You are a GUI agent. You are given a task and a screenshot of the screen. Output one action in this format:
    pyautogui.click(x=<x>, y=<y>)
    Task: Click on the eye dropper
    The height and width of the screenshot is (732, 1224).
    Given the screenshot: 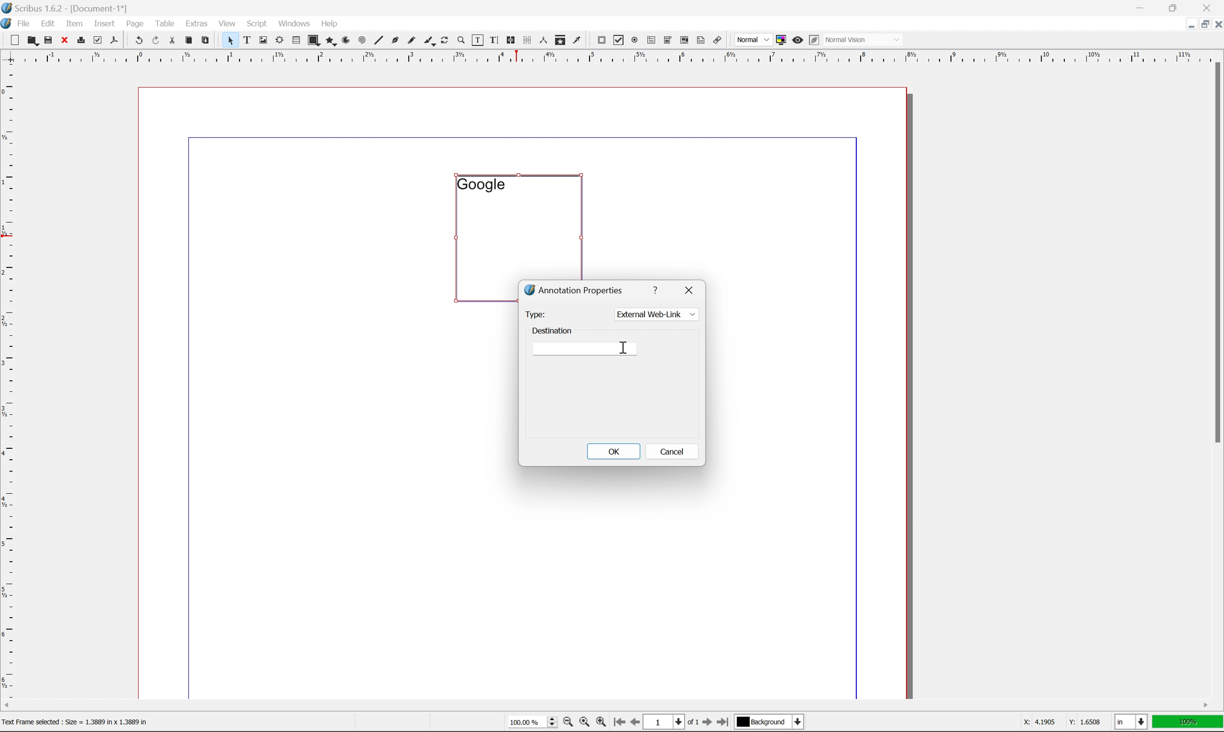 What is the action you would take?
    pyautogui.click(x=577, y=39)
    